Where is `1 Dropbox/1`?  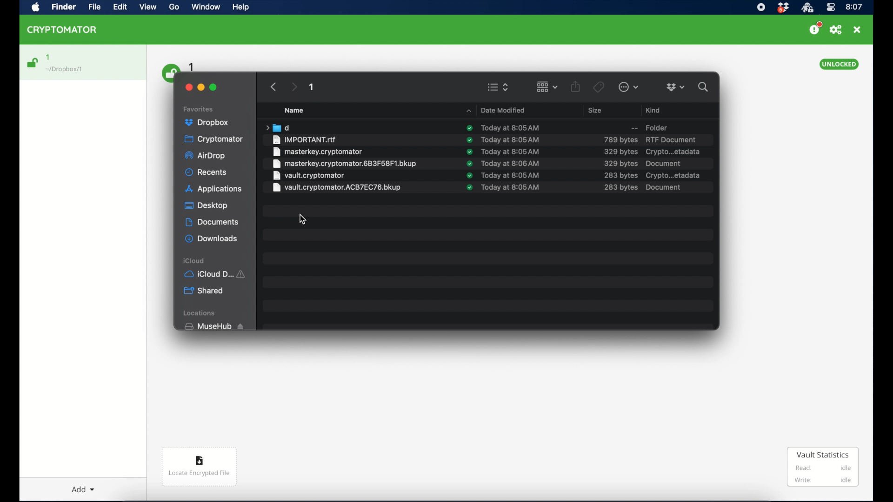
1 Dropbox/1 is located at coordinates (71, 64).